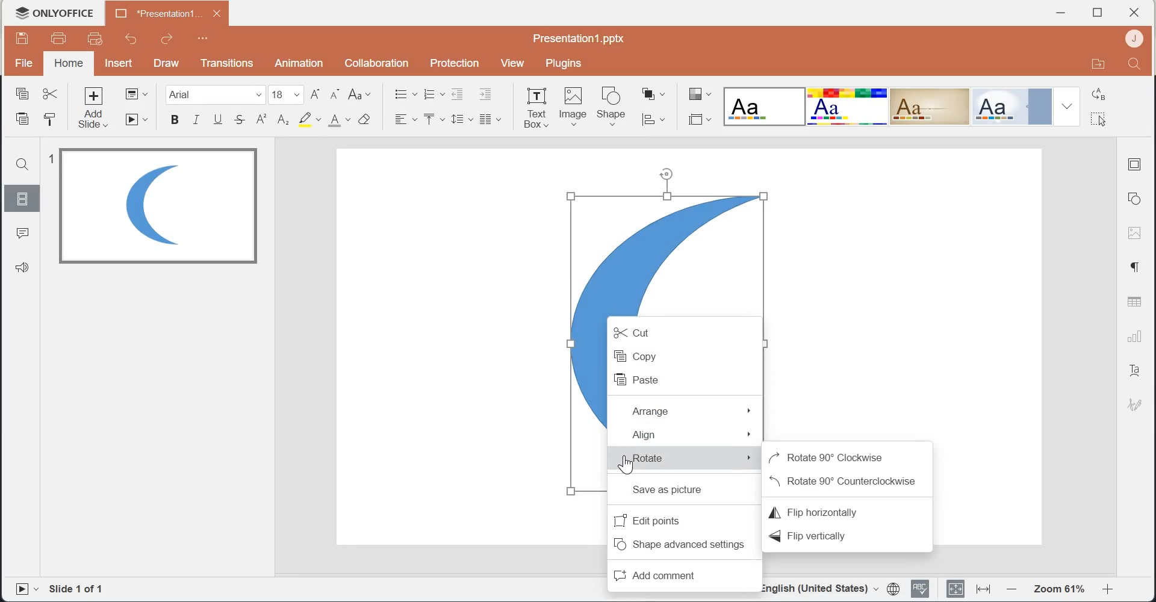  Describe the element at coordinates (821, 591) in the screenshot. I see `English(United Stated)` at that location.